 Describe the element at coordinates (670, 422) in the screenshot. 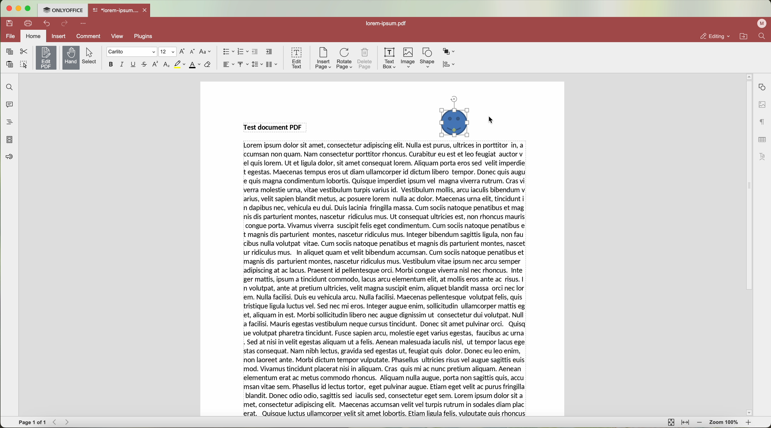

I see `fit to page` at that location.